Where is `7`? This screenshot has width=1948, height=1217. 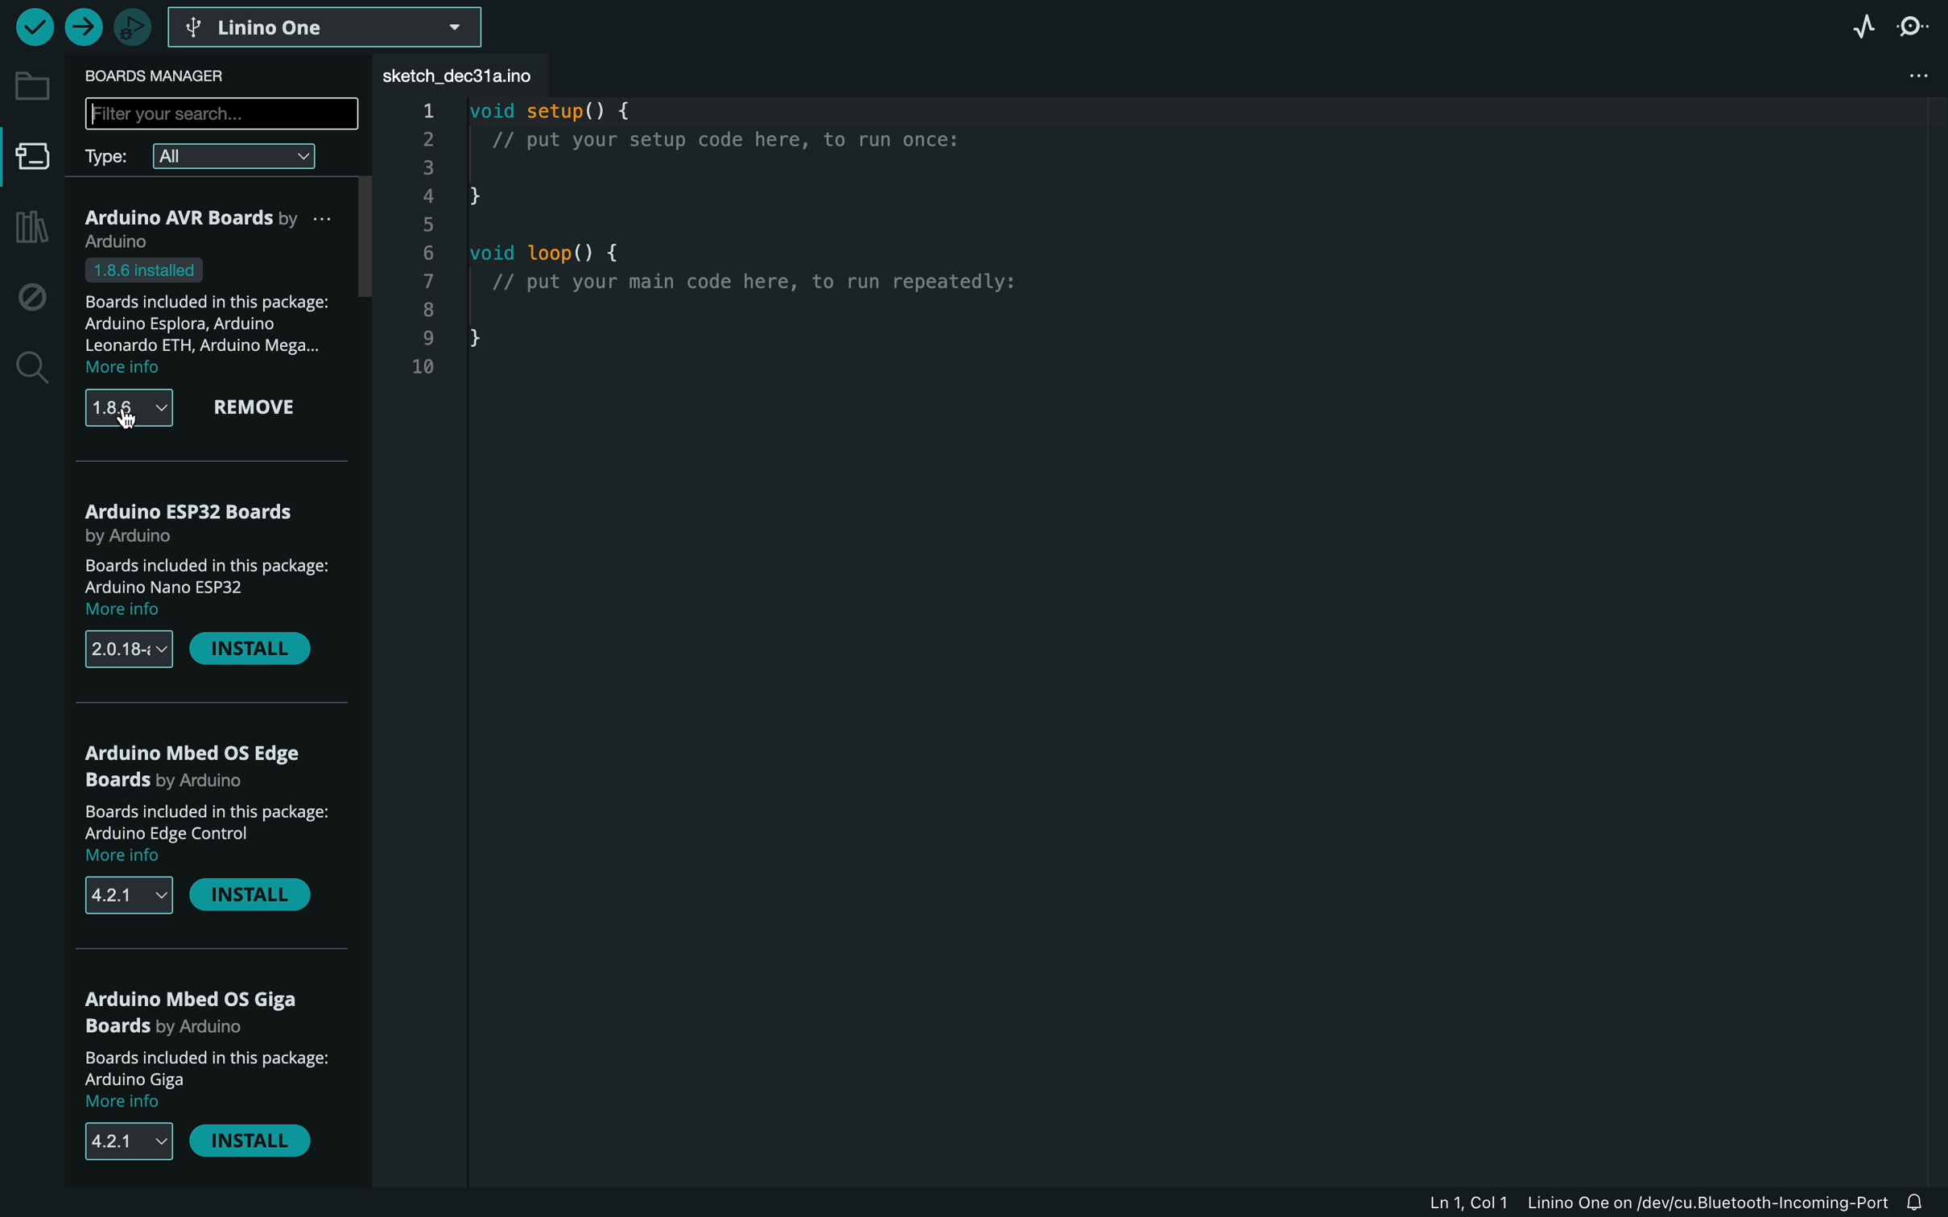
7 is located at coordinates (425, 282).